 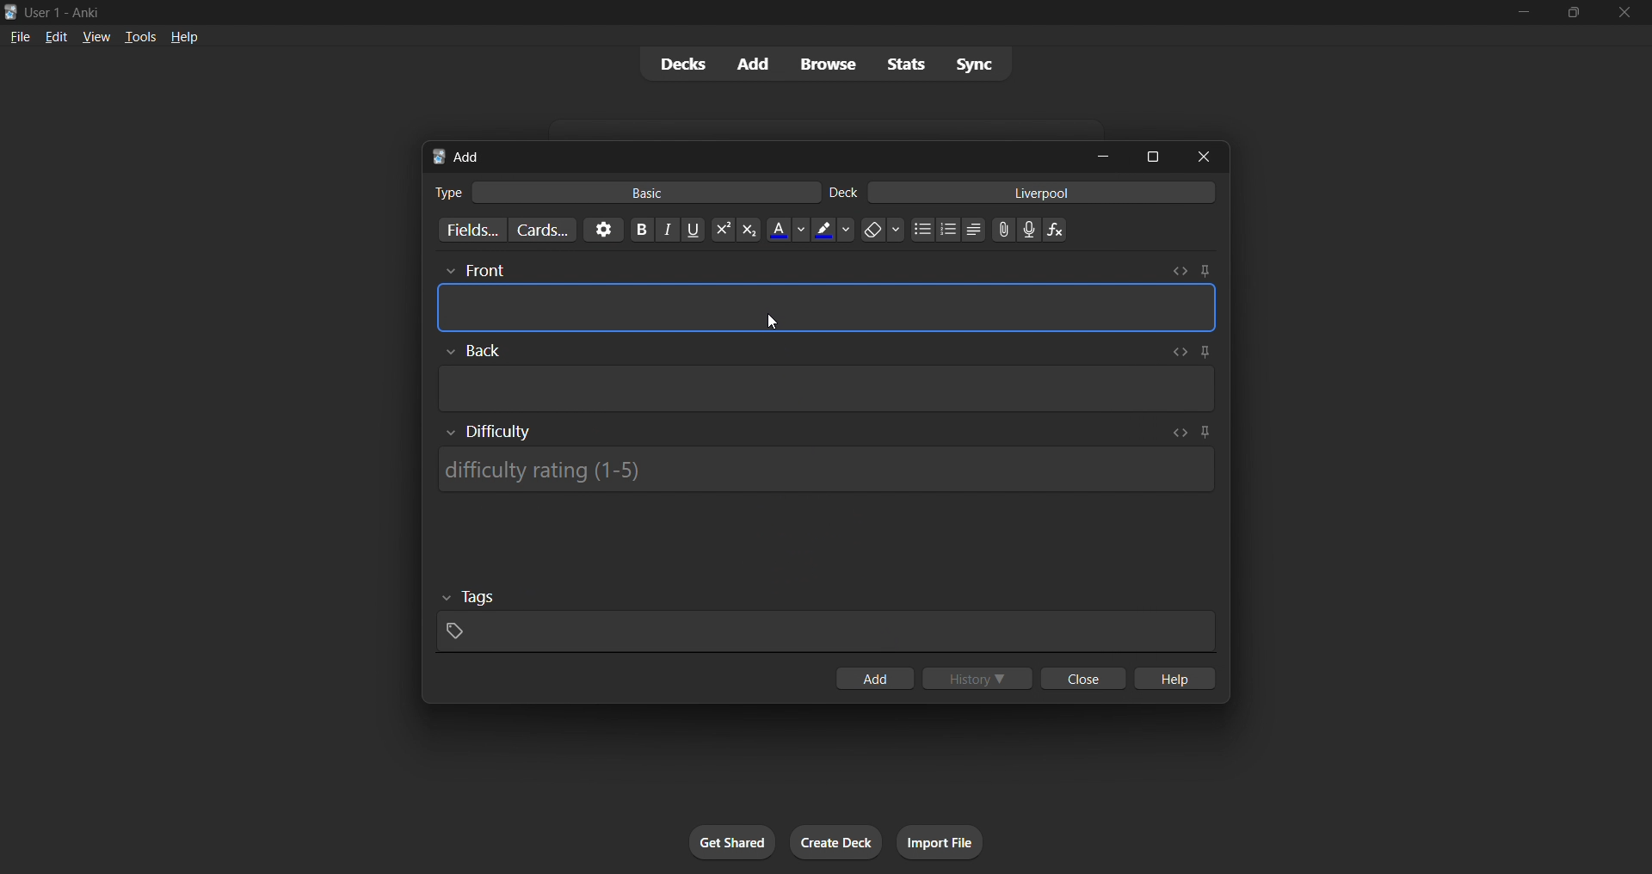 What do you see at coordinates (749, 230) in the screenshot?
I see `Subscript` at bounding box center [749, 230].